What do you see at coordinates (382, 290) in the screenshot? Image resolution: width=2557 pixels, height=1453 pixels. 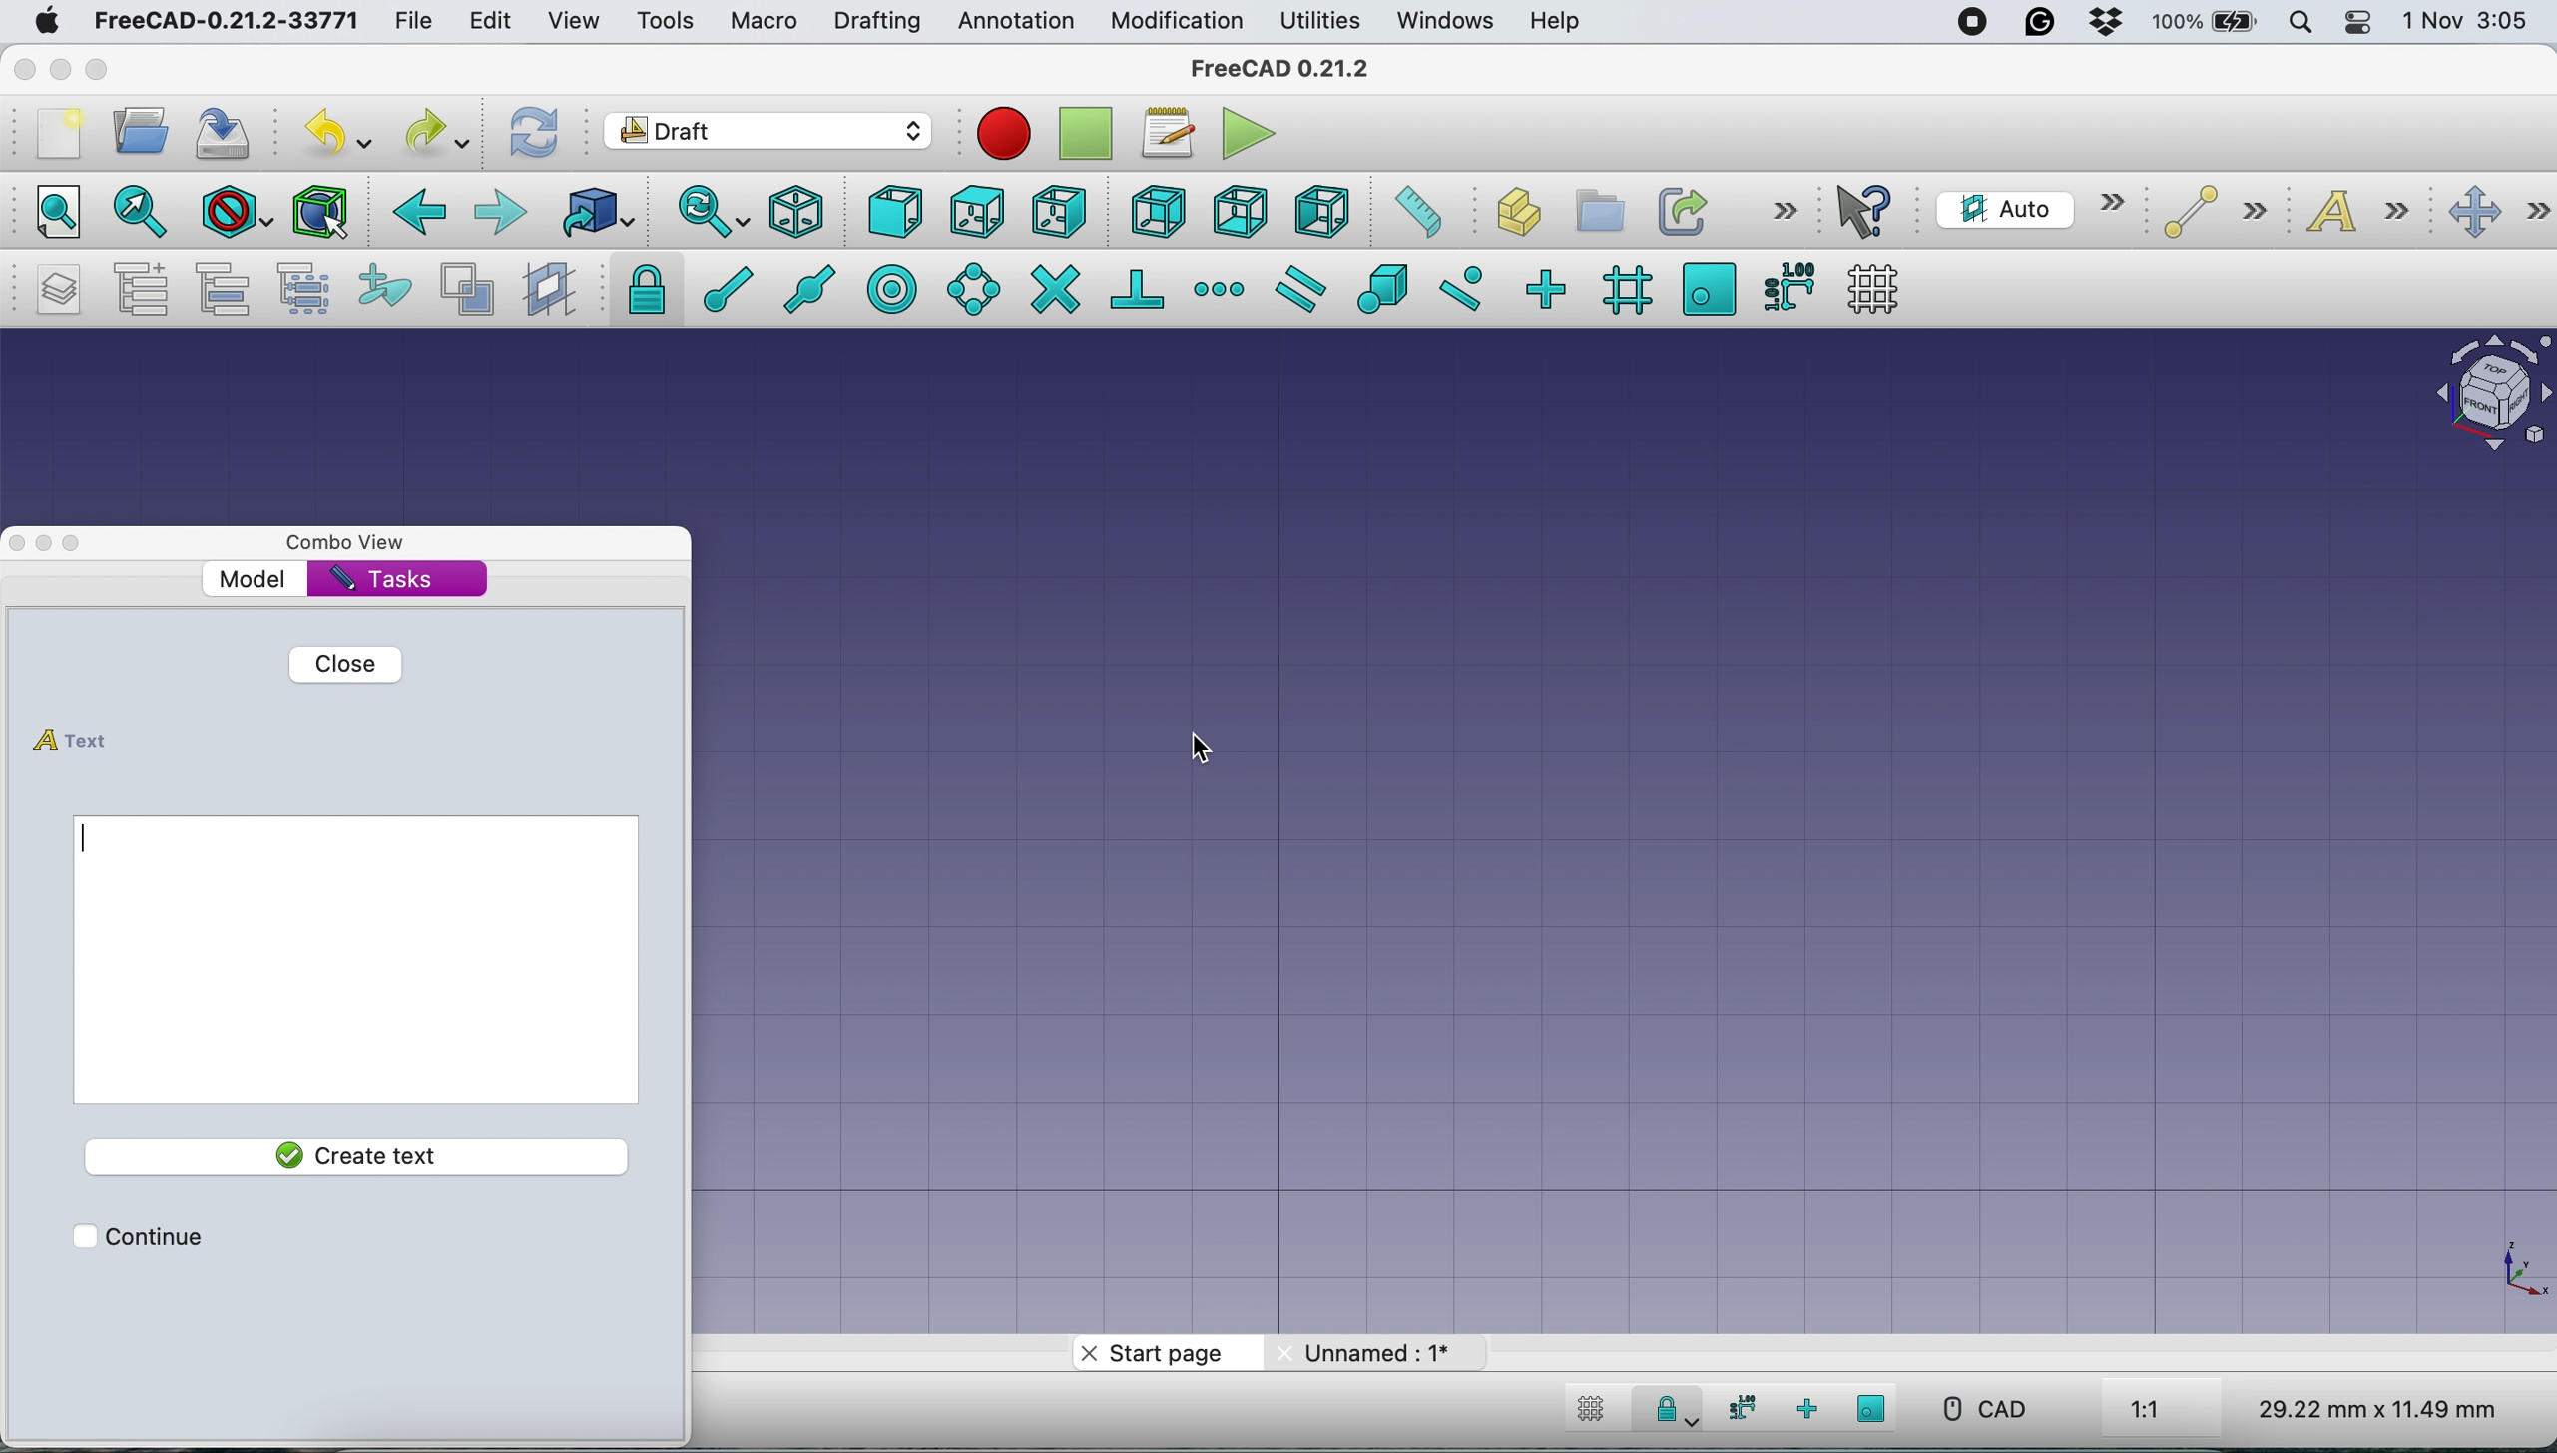 I see `add to construction group` at bounding box center [382, 290].